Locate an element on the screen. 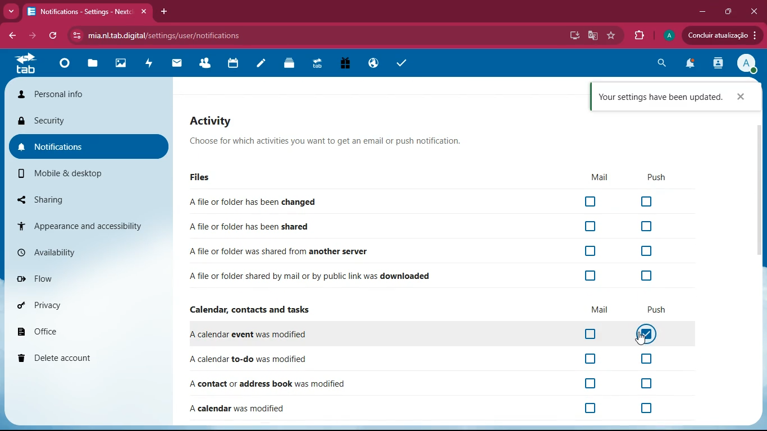  close is located at coordinates (754, 12).